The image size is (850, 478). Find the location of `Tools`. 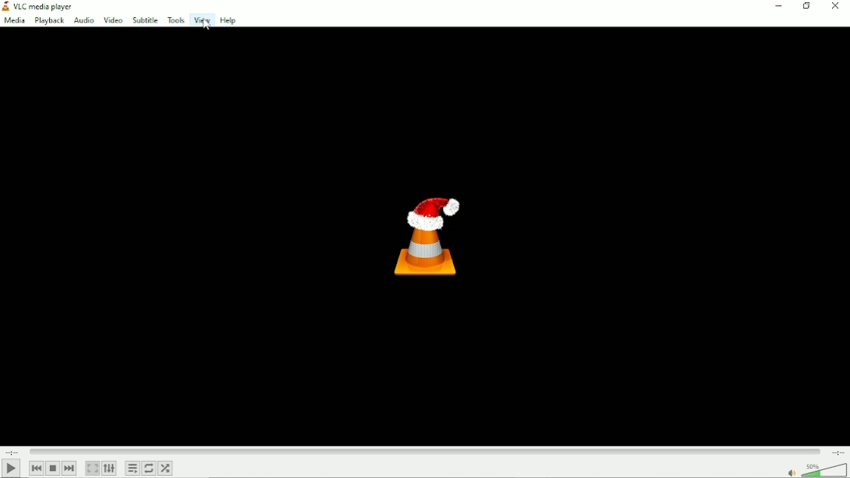

Tools is located at coordinates (174, 19).